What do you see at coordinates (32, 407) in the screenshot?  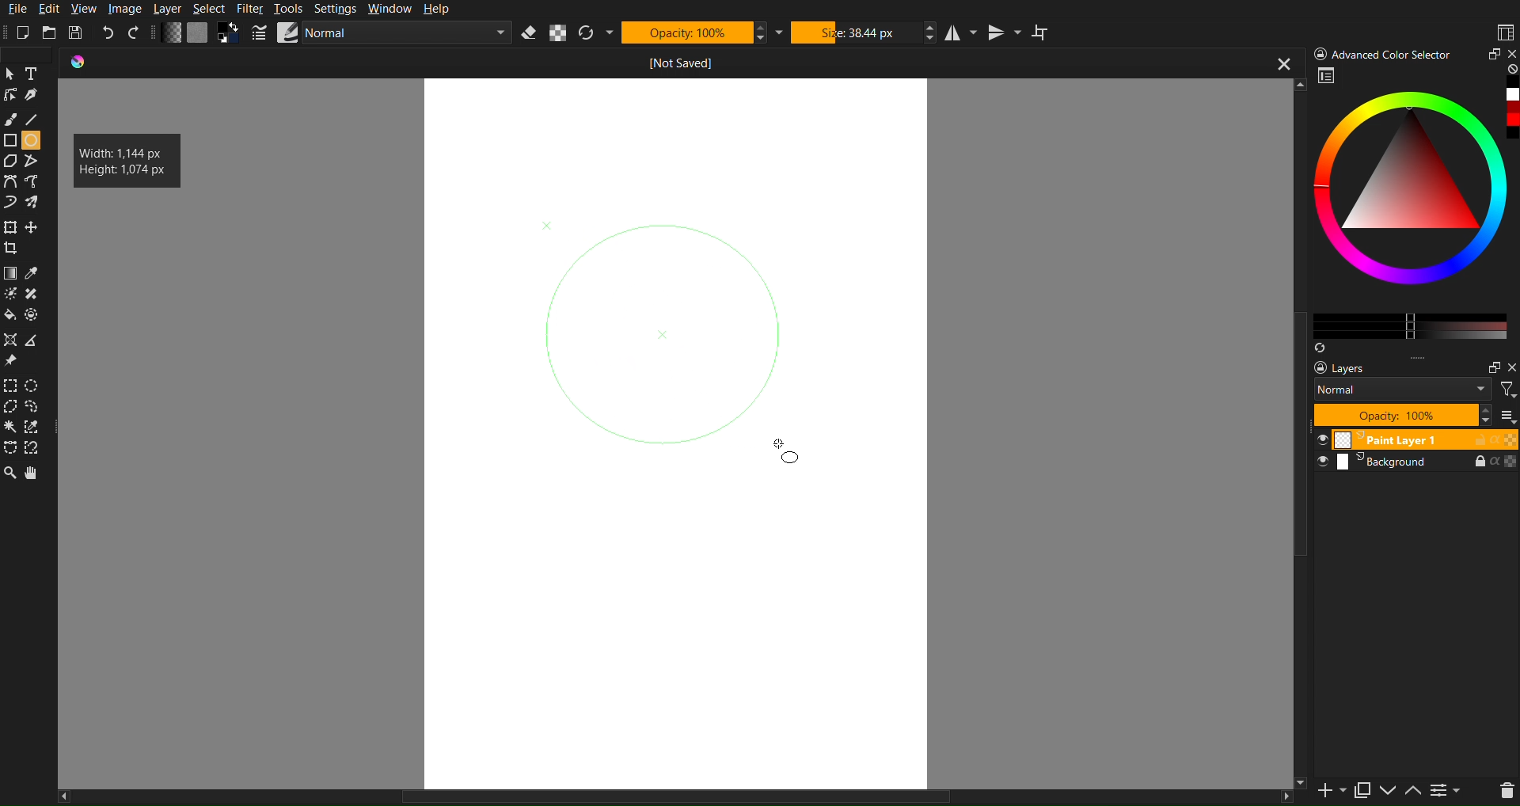 I see `Selection free` at bounding box center [32, 407].